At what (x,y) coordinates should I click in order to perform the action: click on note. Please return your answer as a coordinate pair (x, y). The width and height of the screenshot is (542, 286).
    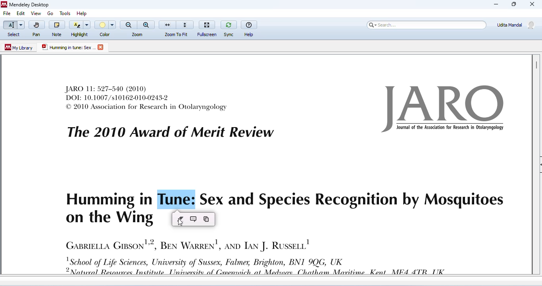
    Looking at the image, I should click on (57, 28).